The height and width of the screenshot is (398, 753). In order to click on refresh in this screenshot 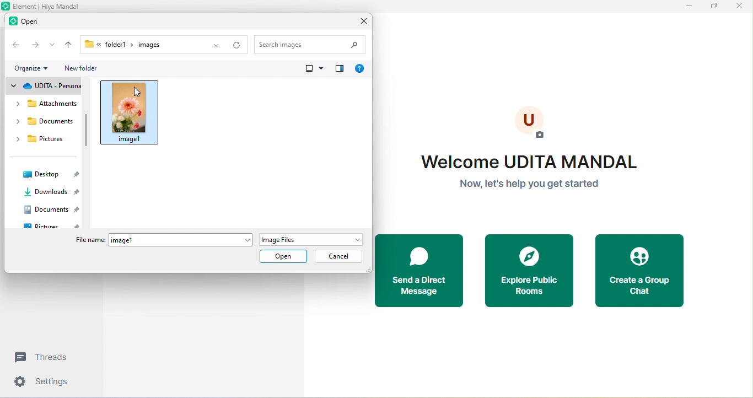, I will do `click(238, 42)`.